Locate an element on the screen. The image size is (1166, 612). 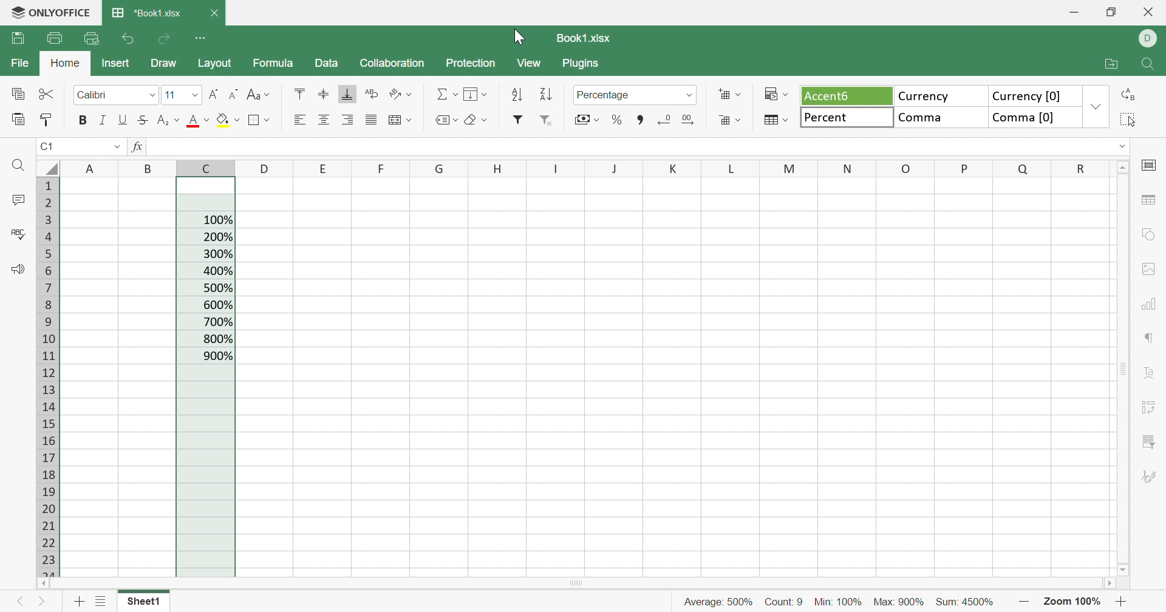
Justified is located at coordinates (373, 120).